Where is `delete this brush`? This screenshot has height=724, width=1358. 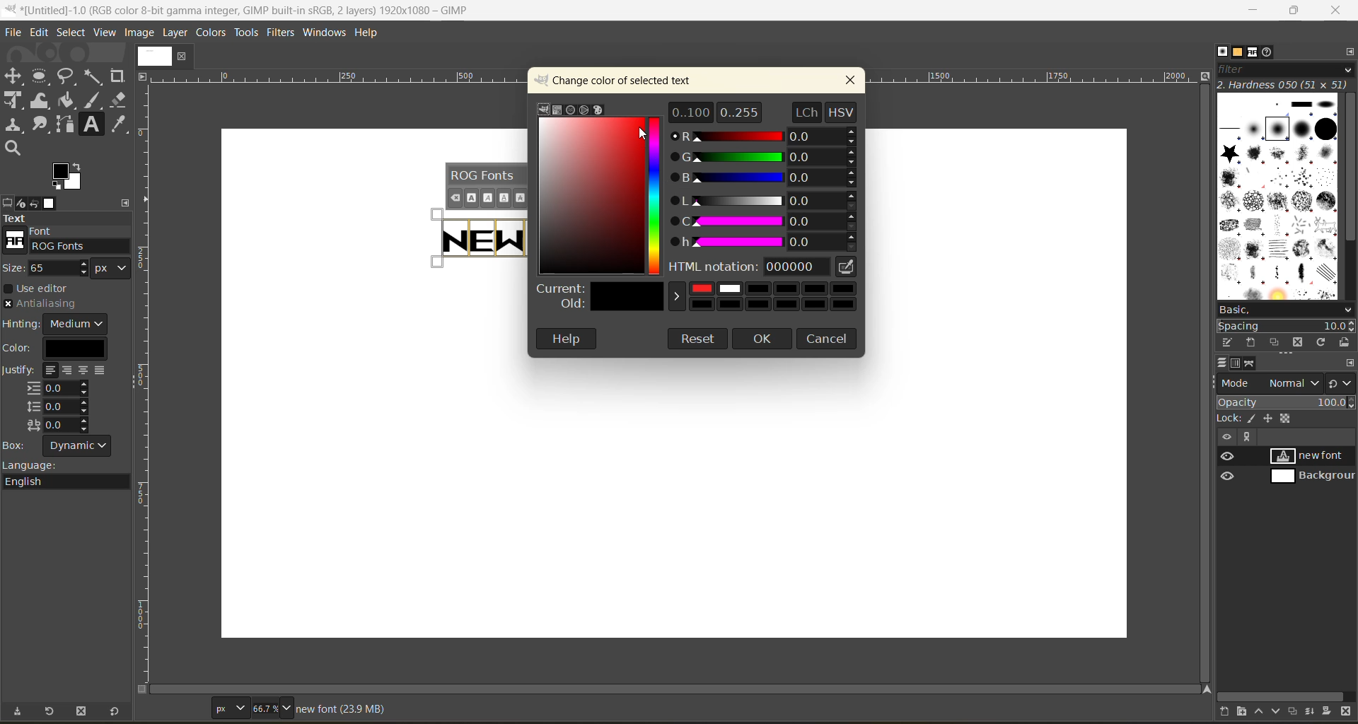
delete this brush is located at coordinates (1301, 340).